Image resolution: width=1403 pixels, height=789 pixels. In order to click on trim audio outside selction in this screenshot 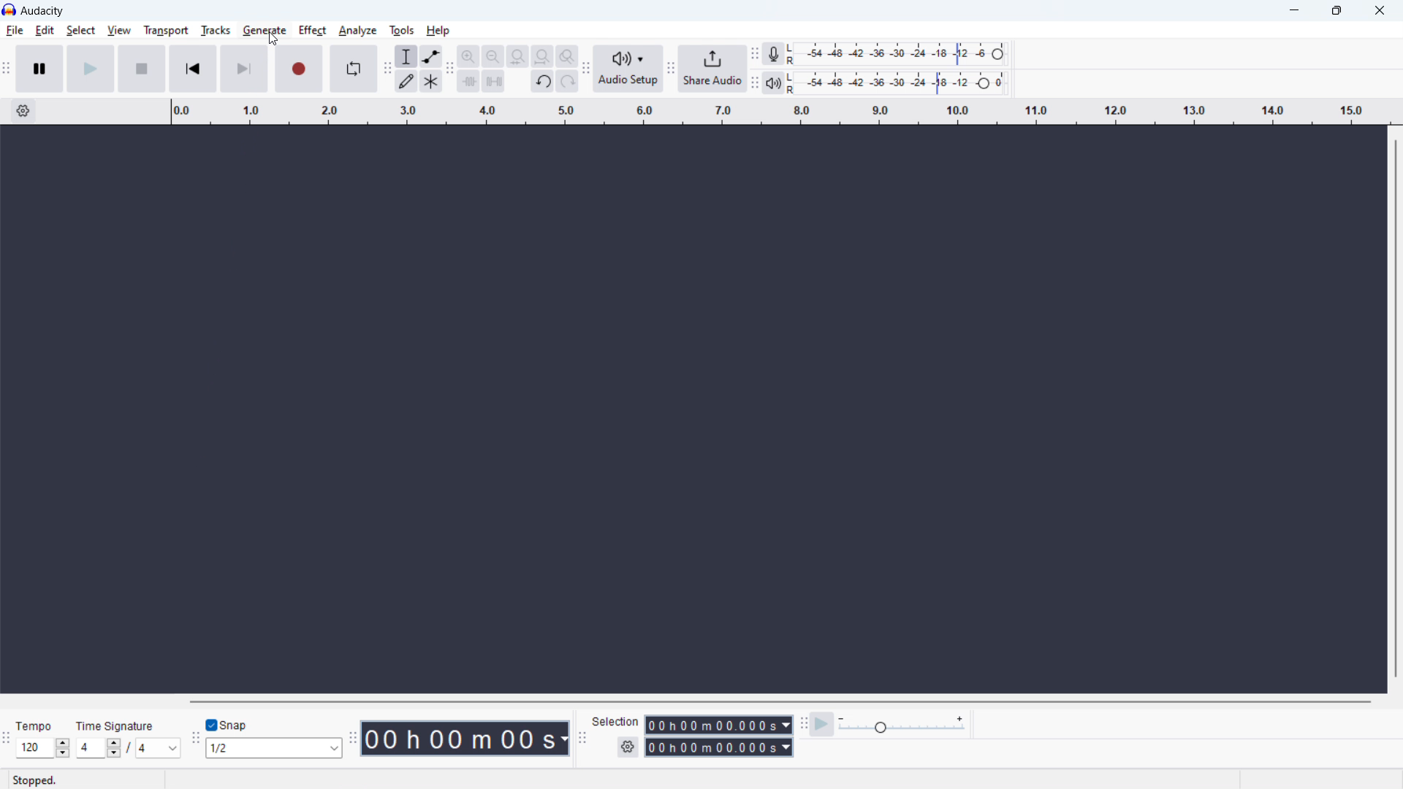, I will do `click(469, 80)`.